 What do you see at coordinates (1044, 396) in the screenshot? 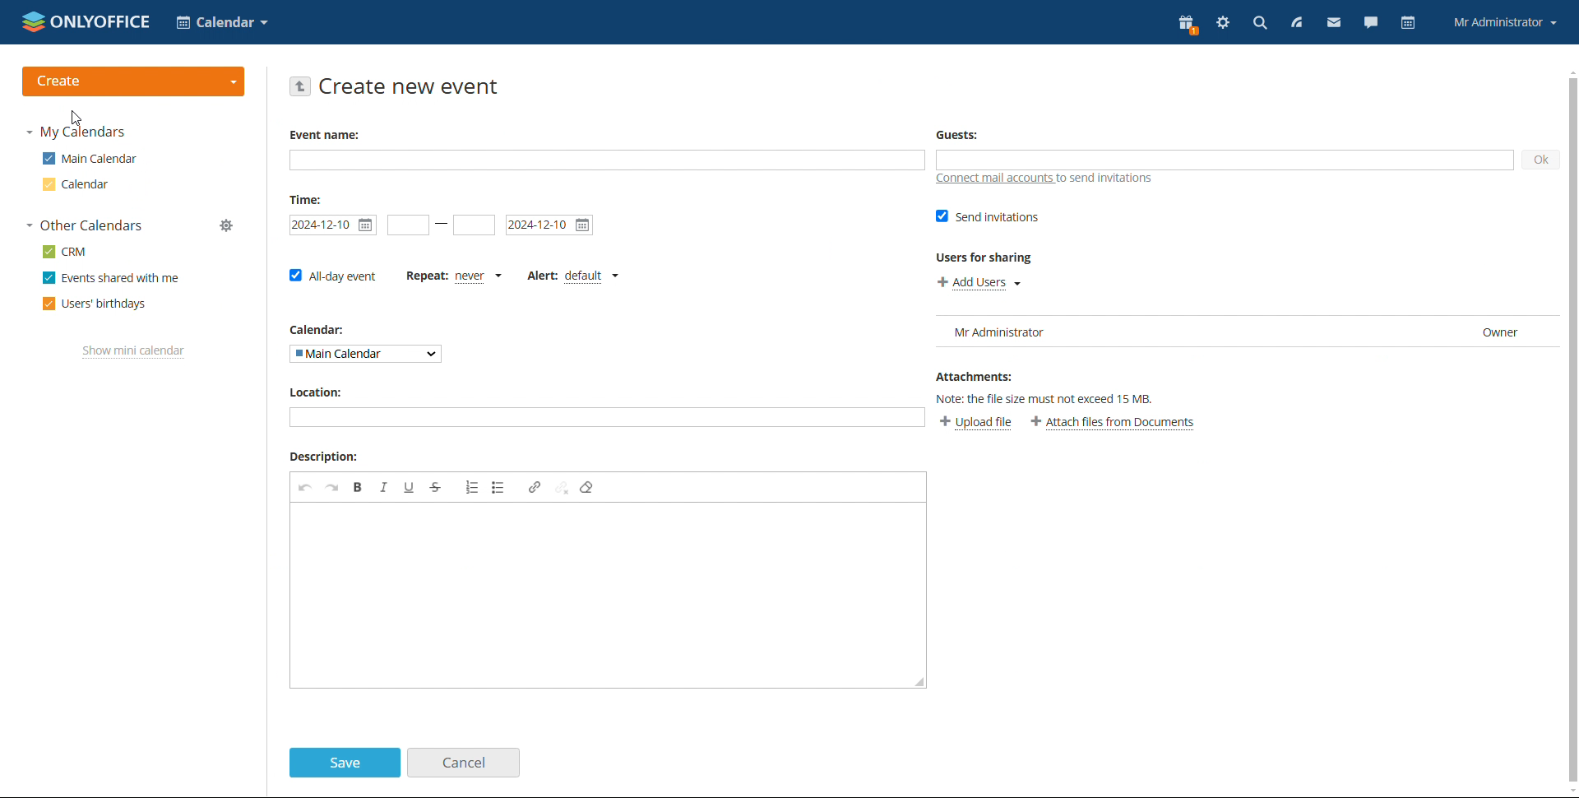
I see `` at bounding box center [1044, 396].